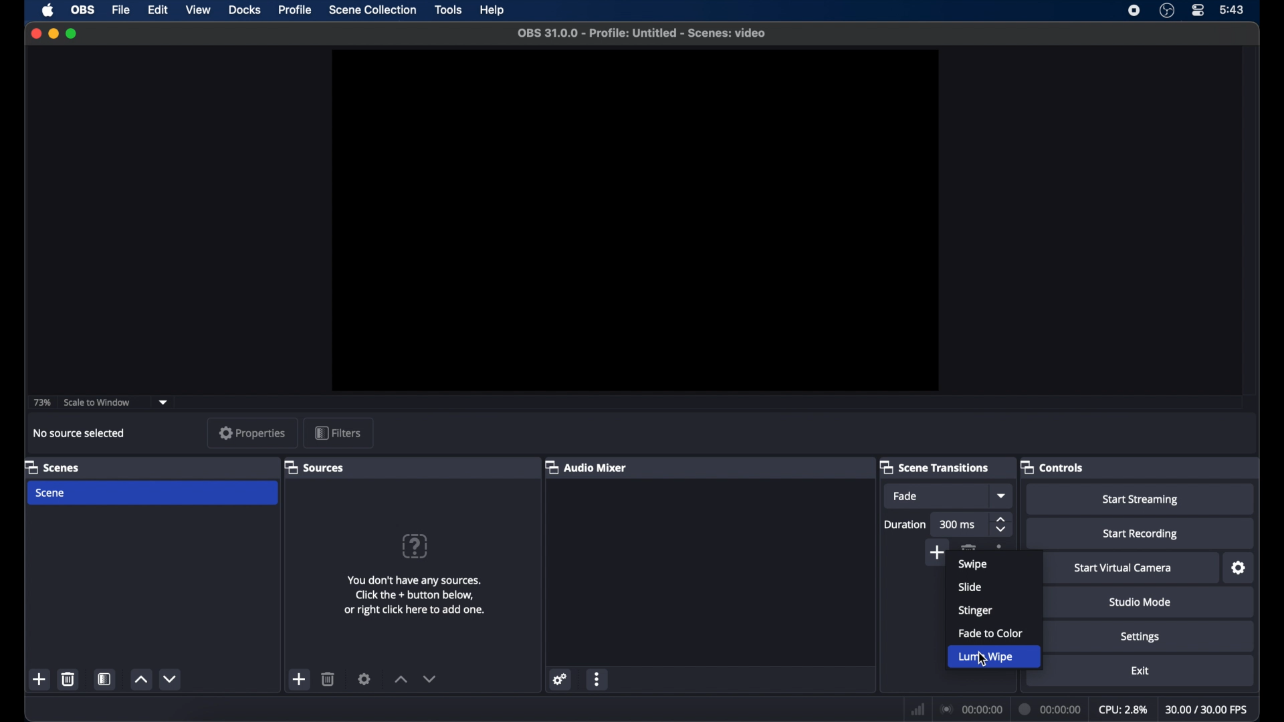  I want to click on file name, so click(643, 33).